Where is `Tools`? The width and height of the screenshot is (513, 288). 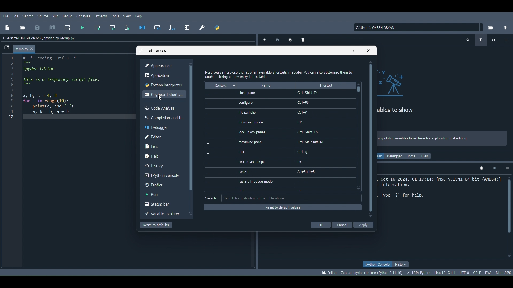 Tools is located at coordinates (116, 16).